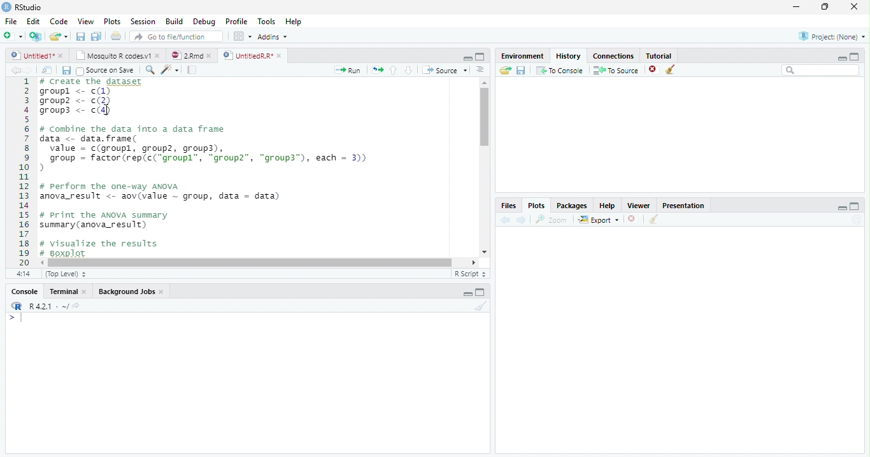 The width and height of the screenshot is (870, 457). I want to click on Show in new window, so click(49, 70).